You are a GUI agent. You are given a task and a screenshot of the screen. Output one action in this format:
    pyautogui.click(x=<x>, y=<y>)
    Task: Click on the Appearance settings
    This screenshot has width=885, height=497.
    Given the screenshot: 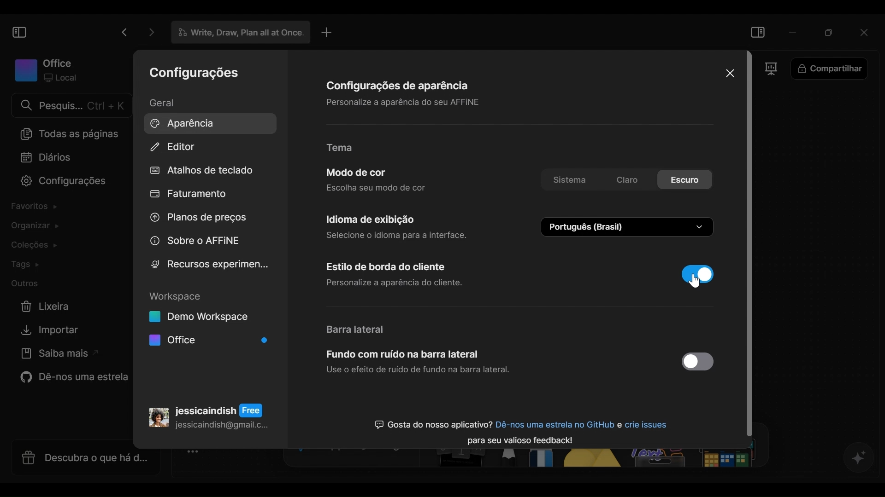 What is the action you would take?
    pyautogui.click(x=399, y=92)
    